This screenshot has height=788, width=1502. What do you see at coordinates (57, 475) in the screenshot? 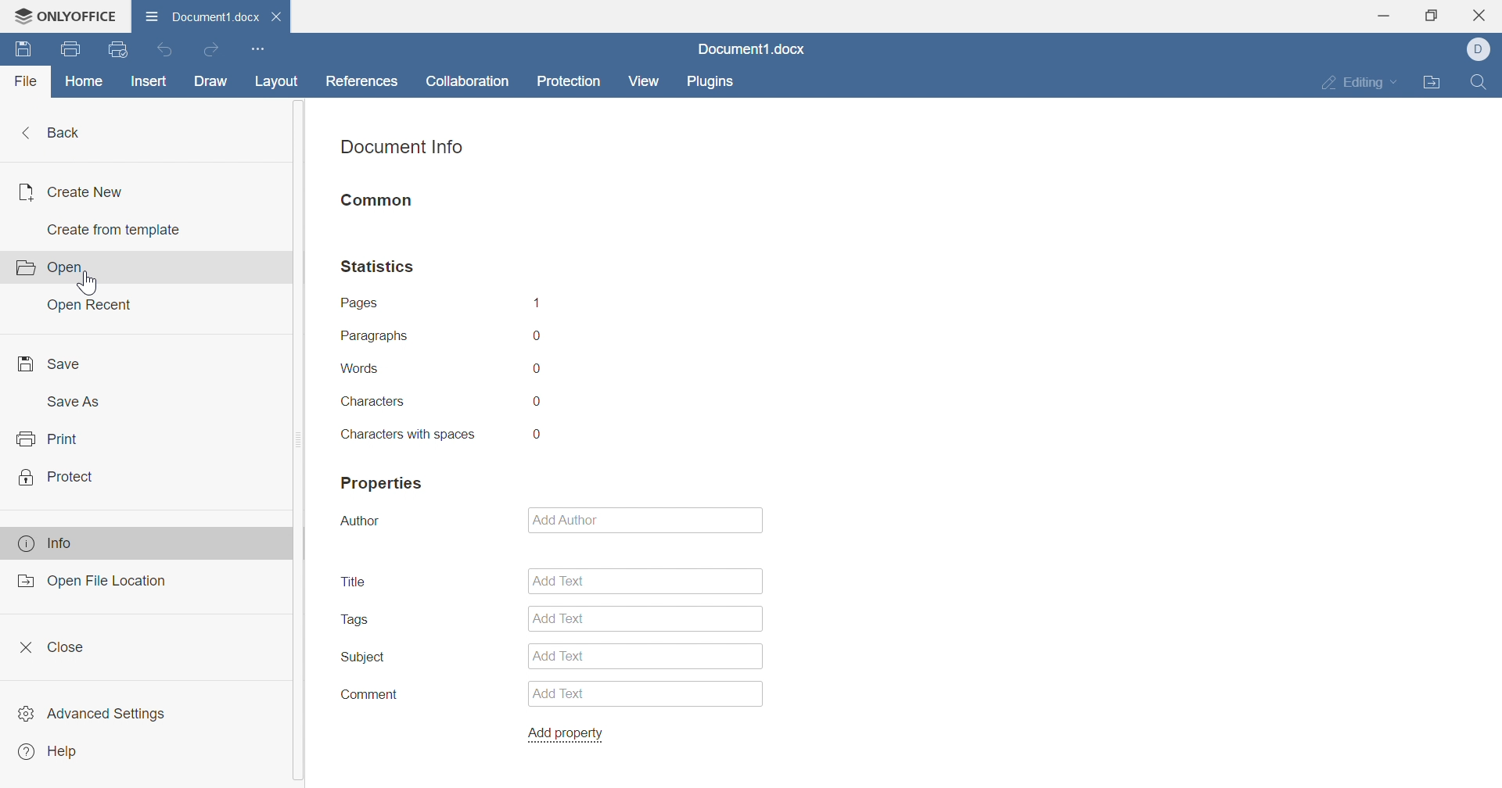
I see `protect` at bounding box center [57, 475].